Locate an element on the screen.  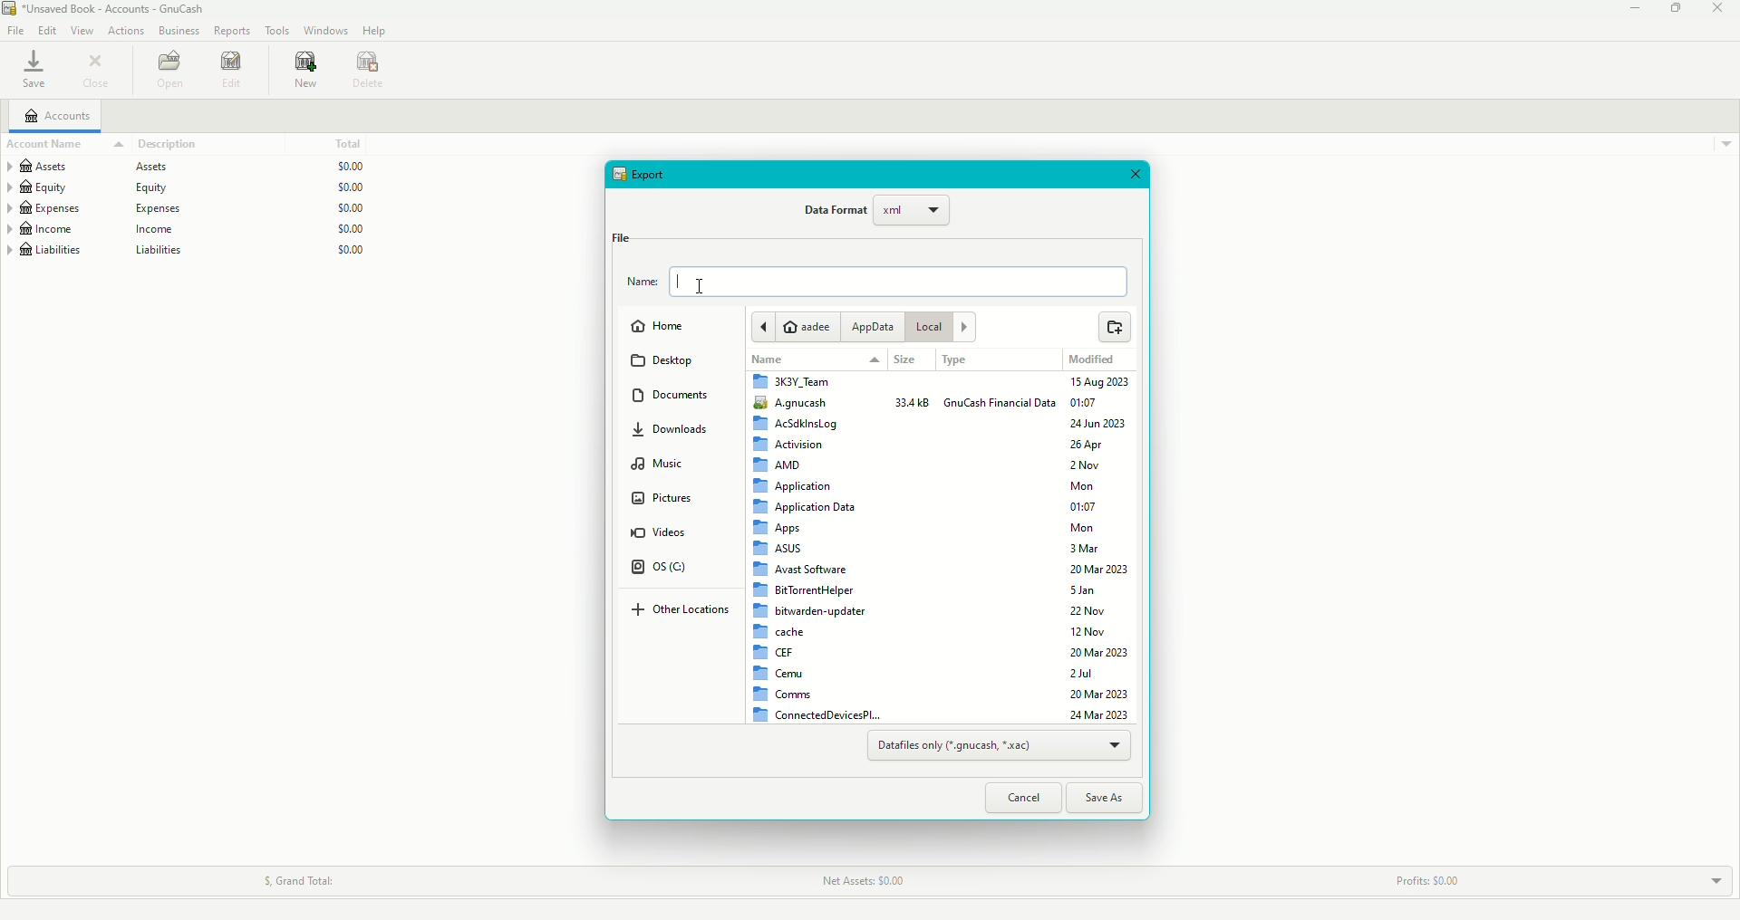
Account Name is located at coordinates (44, 145).